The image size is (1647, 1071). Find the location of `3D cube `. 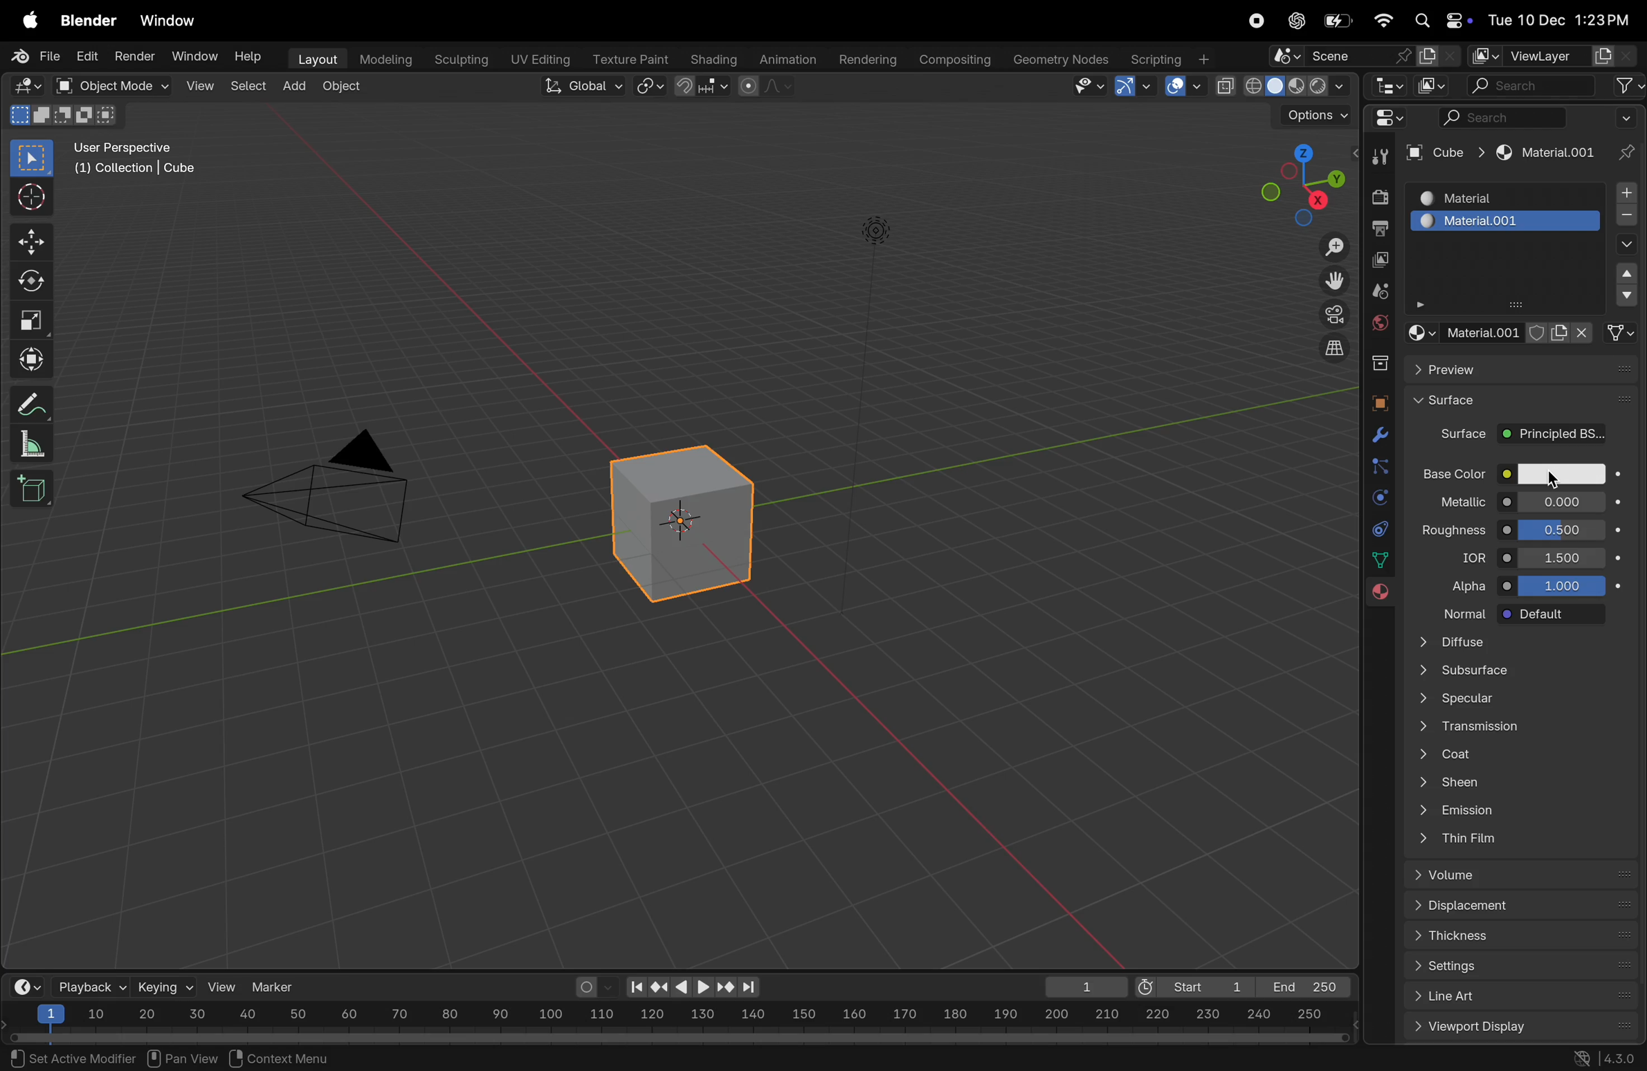

3D cube  is located at coordinates (677, 523).